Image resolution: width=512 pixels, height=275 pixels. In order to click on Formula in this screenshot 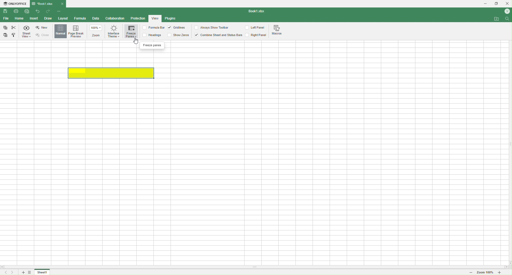, I will do `click(80, 18)`.